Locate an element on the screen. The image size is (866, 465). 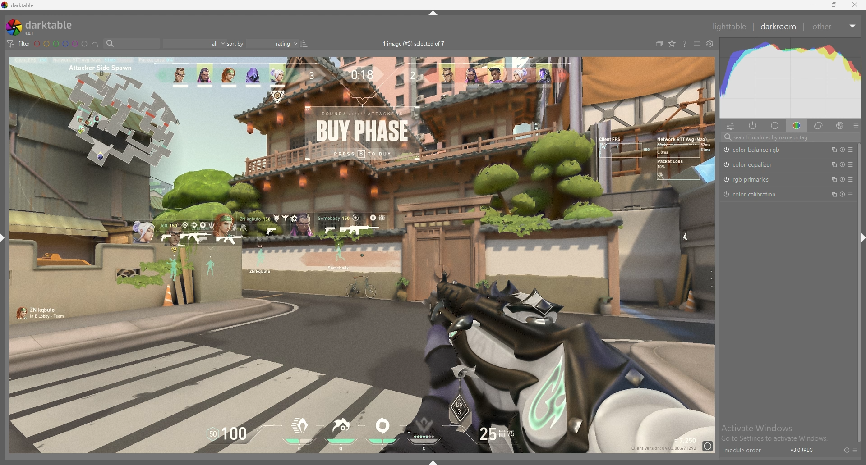
reset is located at coordinates (842, 194).